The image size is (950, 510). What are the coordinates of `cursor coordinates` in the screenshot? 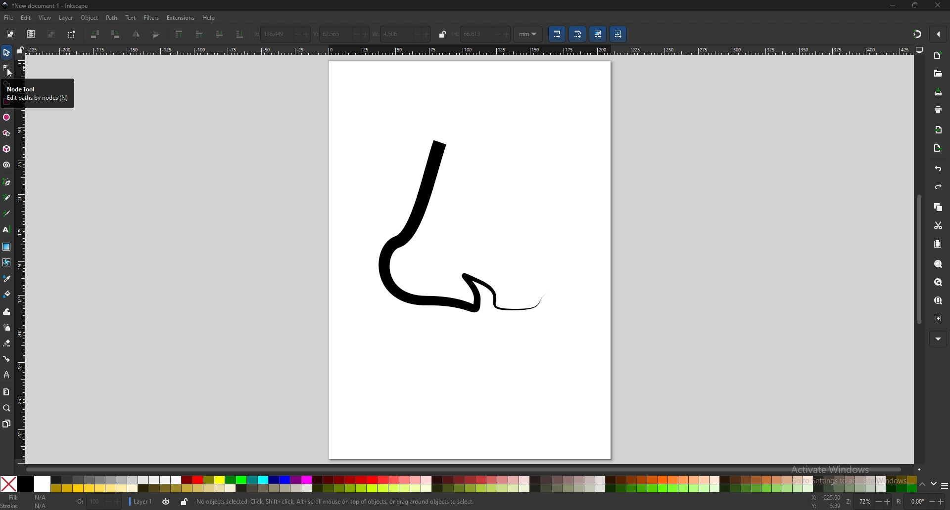 It's located at (828, 502).